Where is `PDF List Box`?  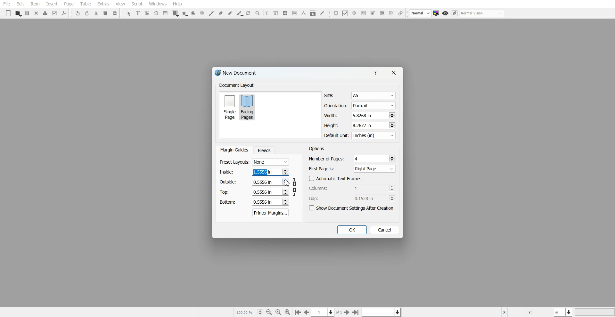 PDF List Box is located at coordinates (382, 13).